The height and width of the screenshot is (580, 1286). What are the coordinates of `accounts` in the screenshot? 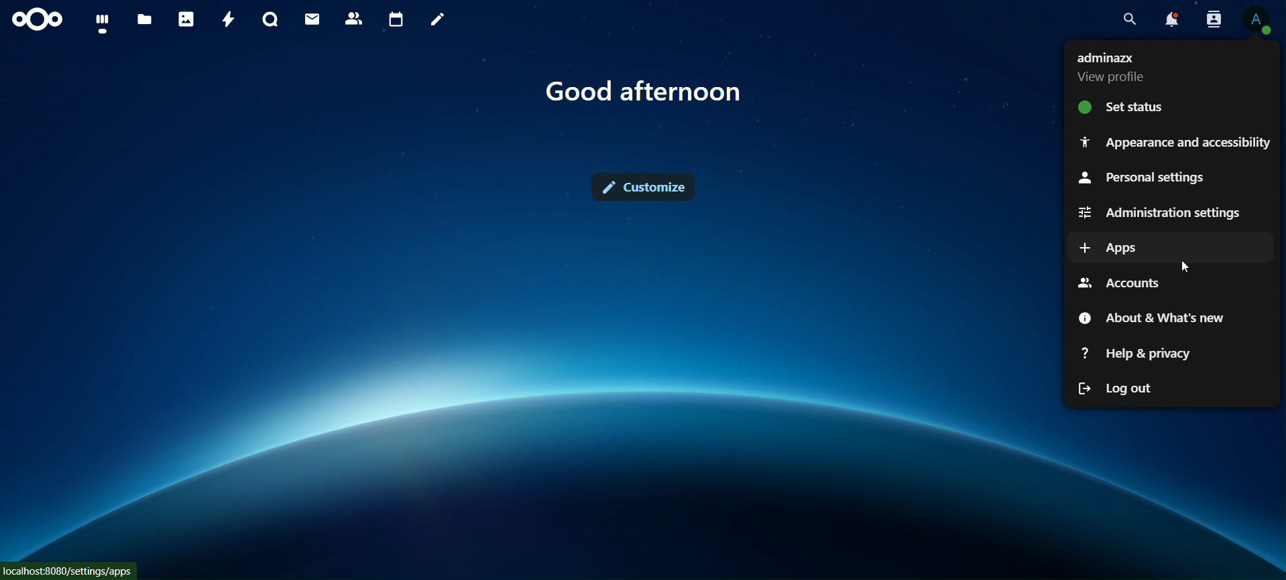 It's located at (1122, 282).